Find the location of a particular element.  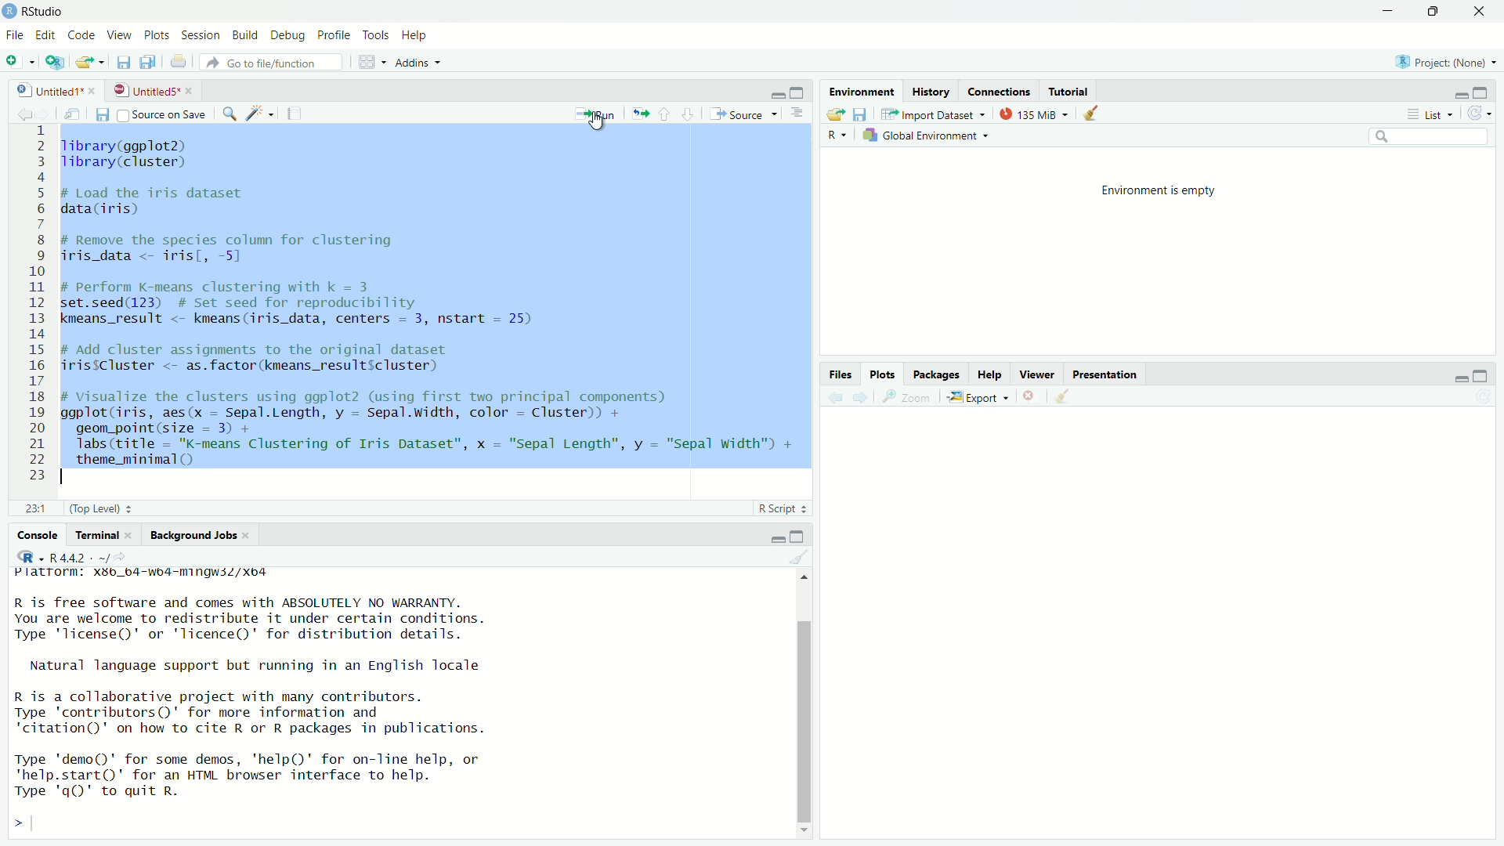

logo is located at coordinates (9, 9).